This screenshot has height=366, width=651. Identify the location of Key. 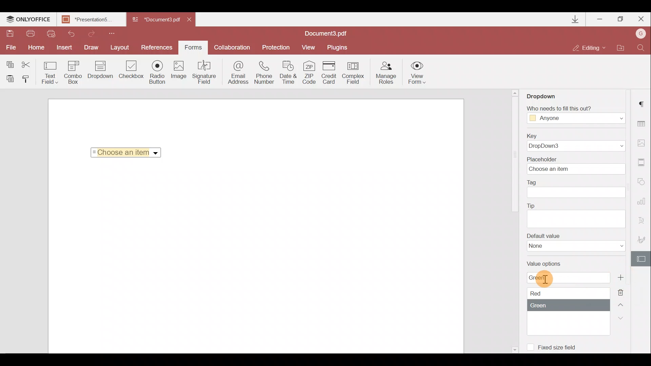
(578, 142).